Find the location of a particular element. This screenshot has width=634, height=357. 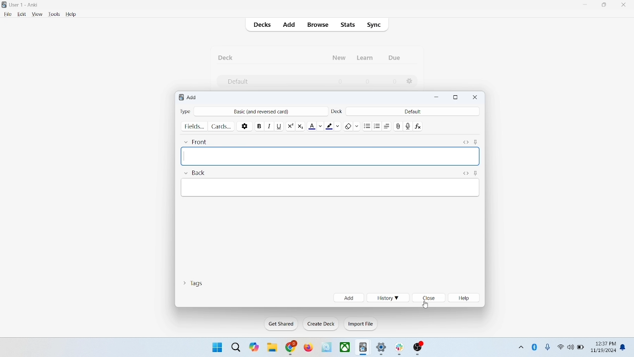

tools is located at coordinates (53, 14).